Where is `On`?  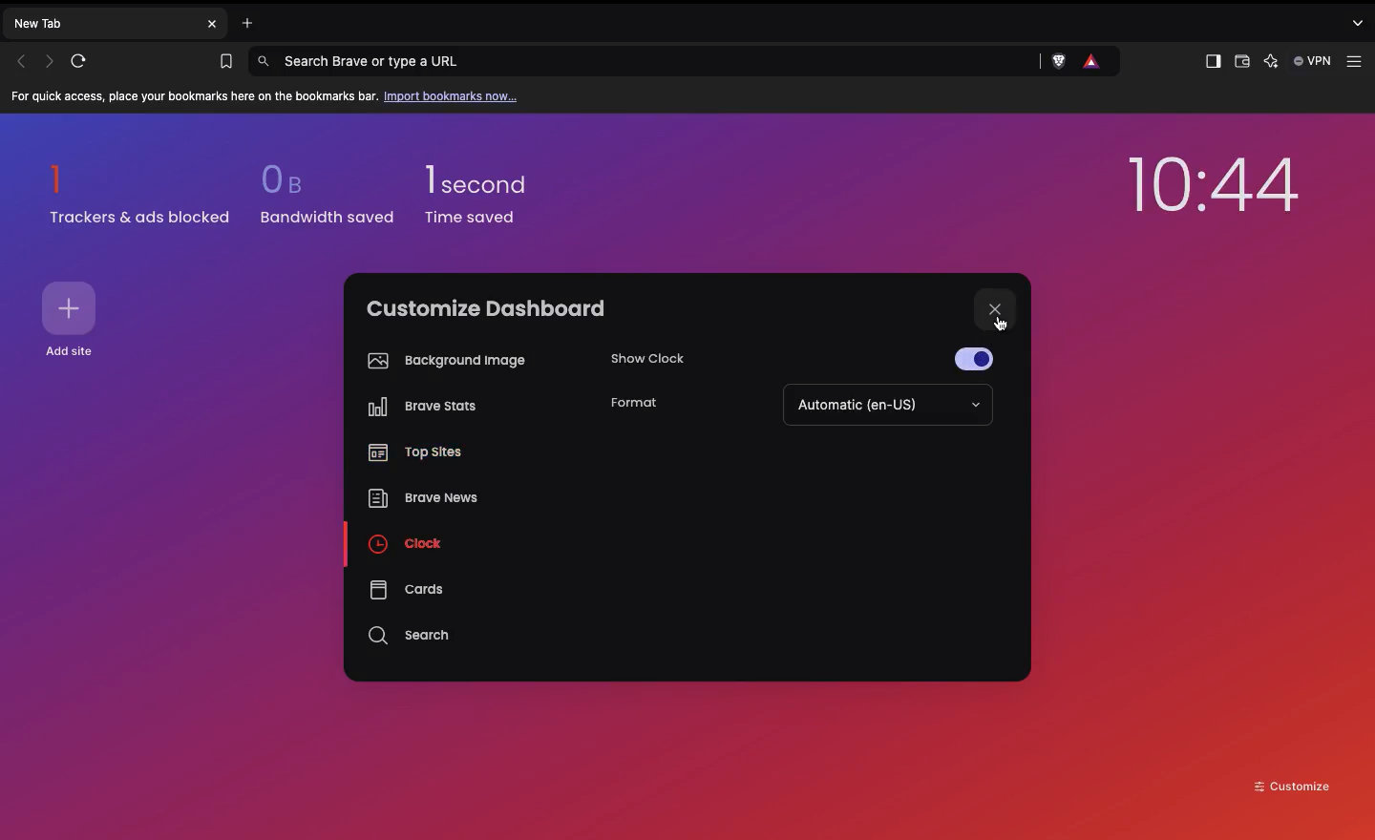
On is located at coordinates (981, 356).